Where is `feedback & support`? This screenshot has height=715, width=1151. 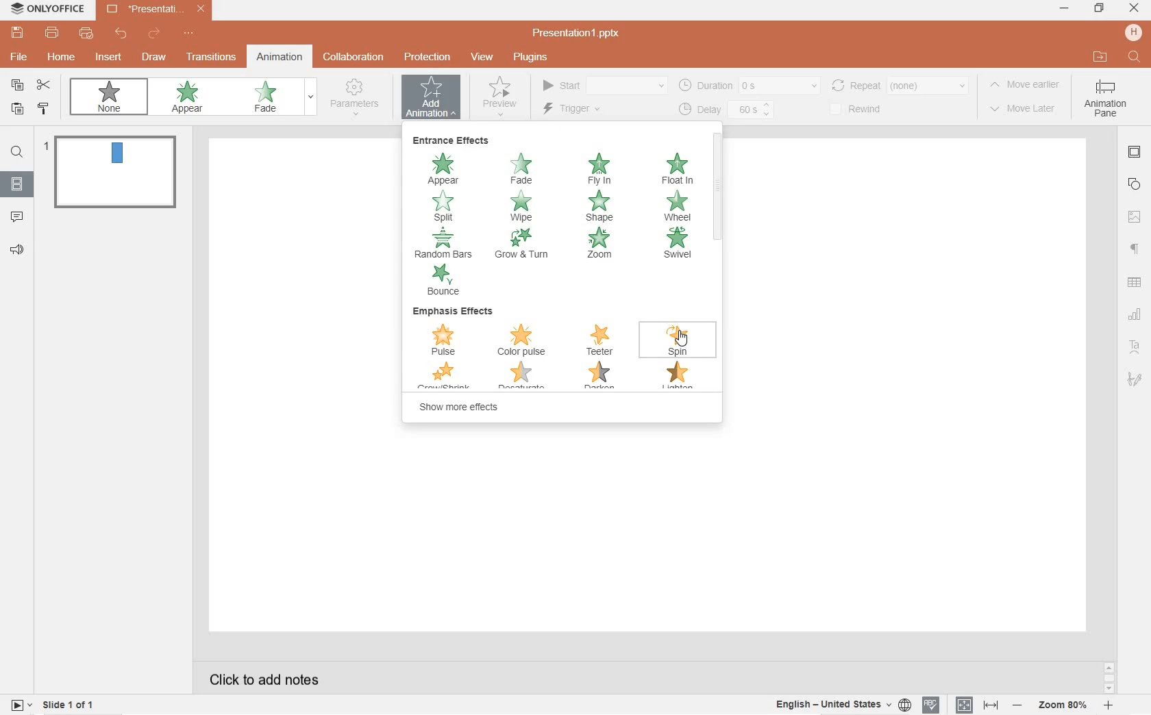 feedback & support is located at coordinates (16, 250).